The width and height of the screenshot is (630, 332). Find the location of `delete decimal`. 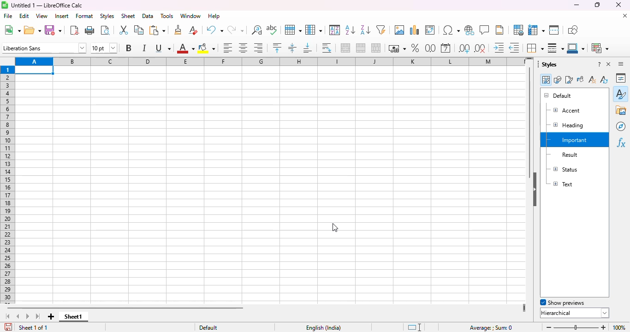

delete decimal is located at coordinates (481, 48).